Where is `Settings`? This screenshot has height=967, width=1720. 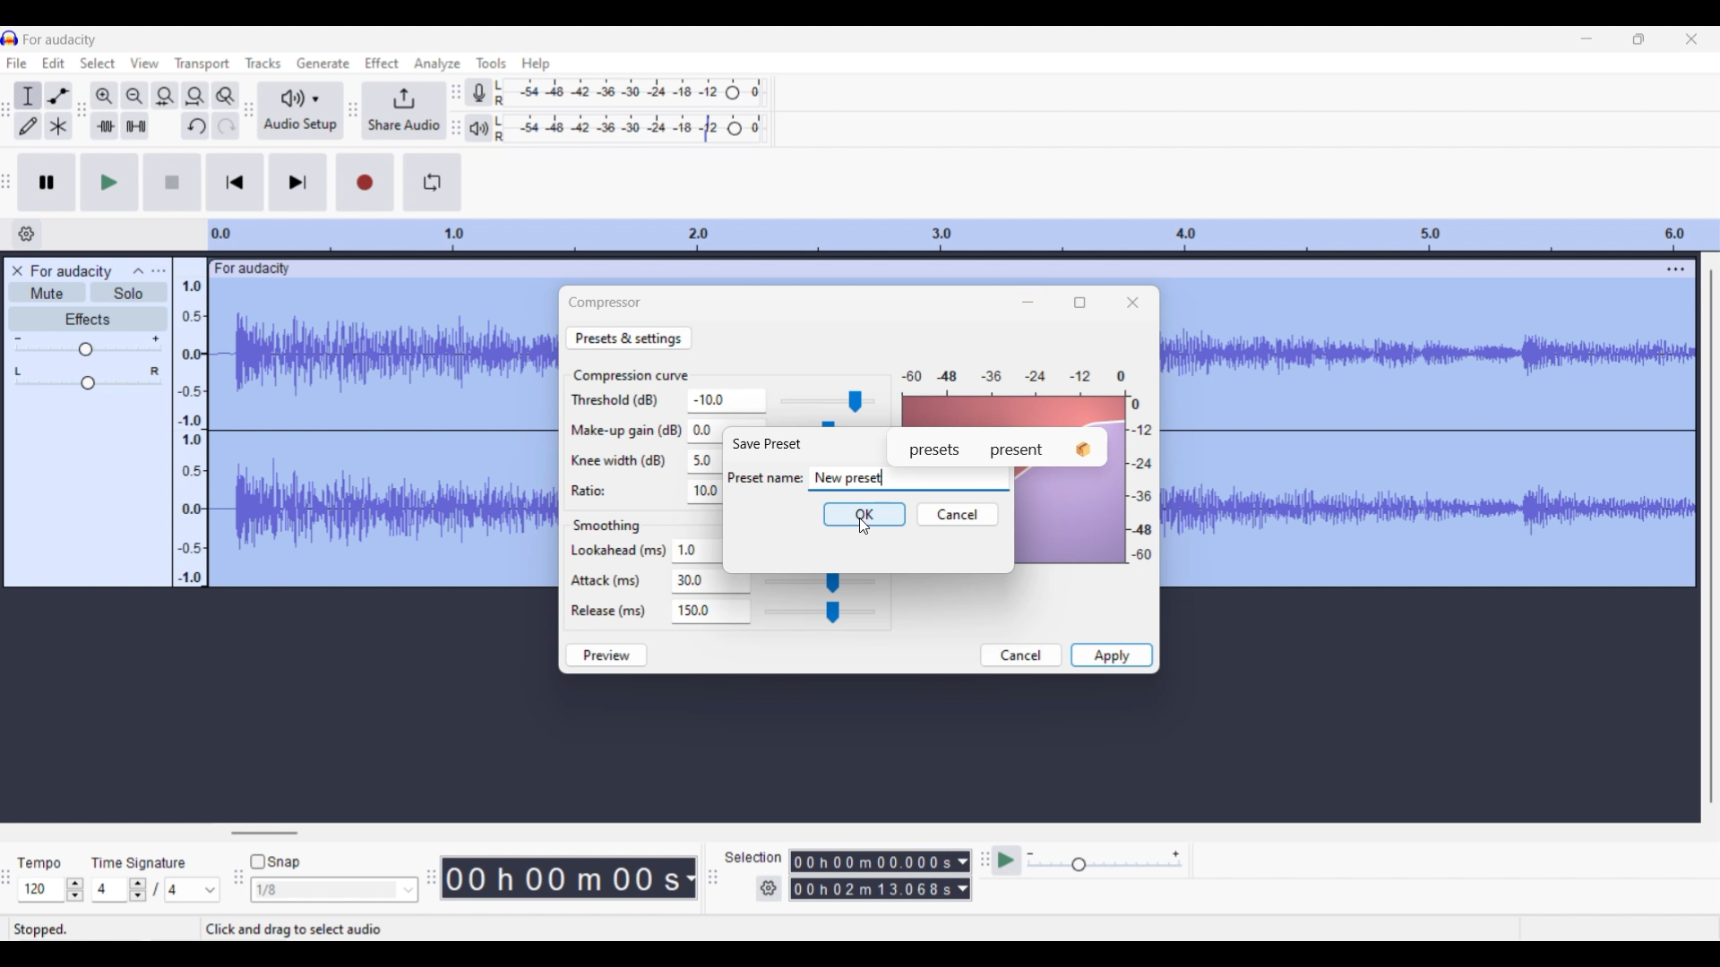 Settings is located at coordinates (769, 888).